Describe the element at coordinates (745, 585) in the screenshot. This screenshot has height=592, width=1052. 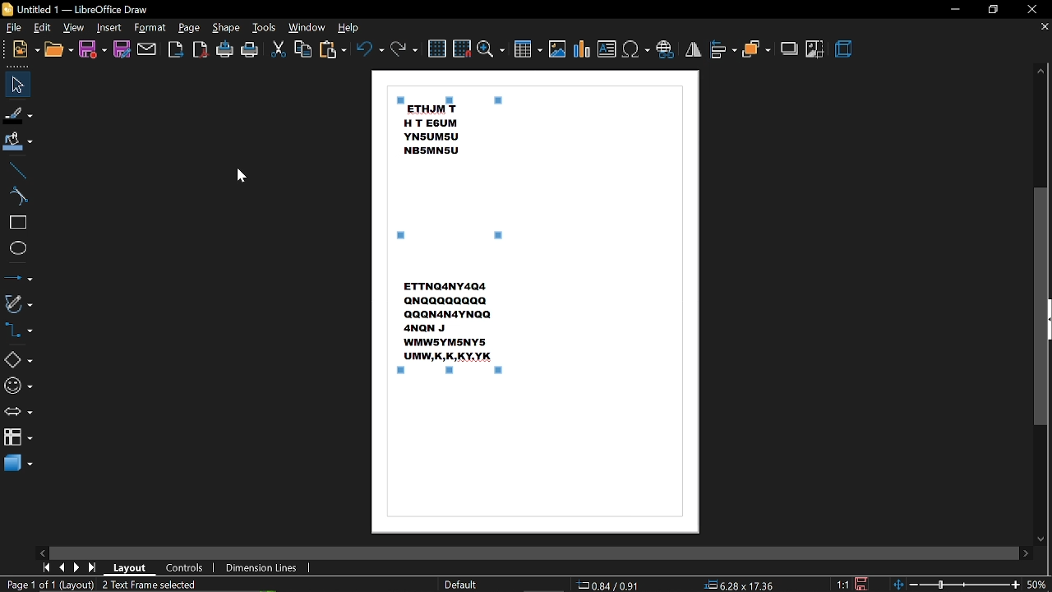
I see `6.20x17.36` at that location.